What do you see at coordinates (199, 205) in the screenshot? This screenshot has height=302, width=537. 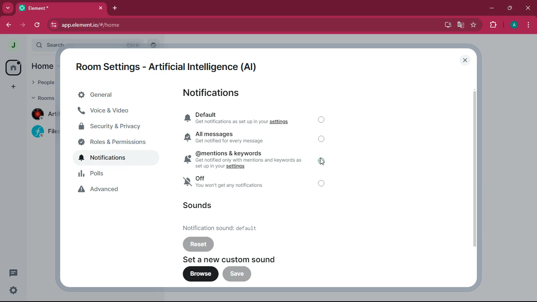 I see `sounds` at bounding box center [199, 205].